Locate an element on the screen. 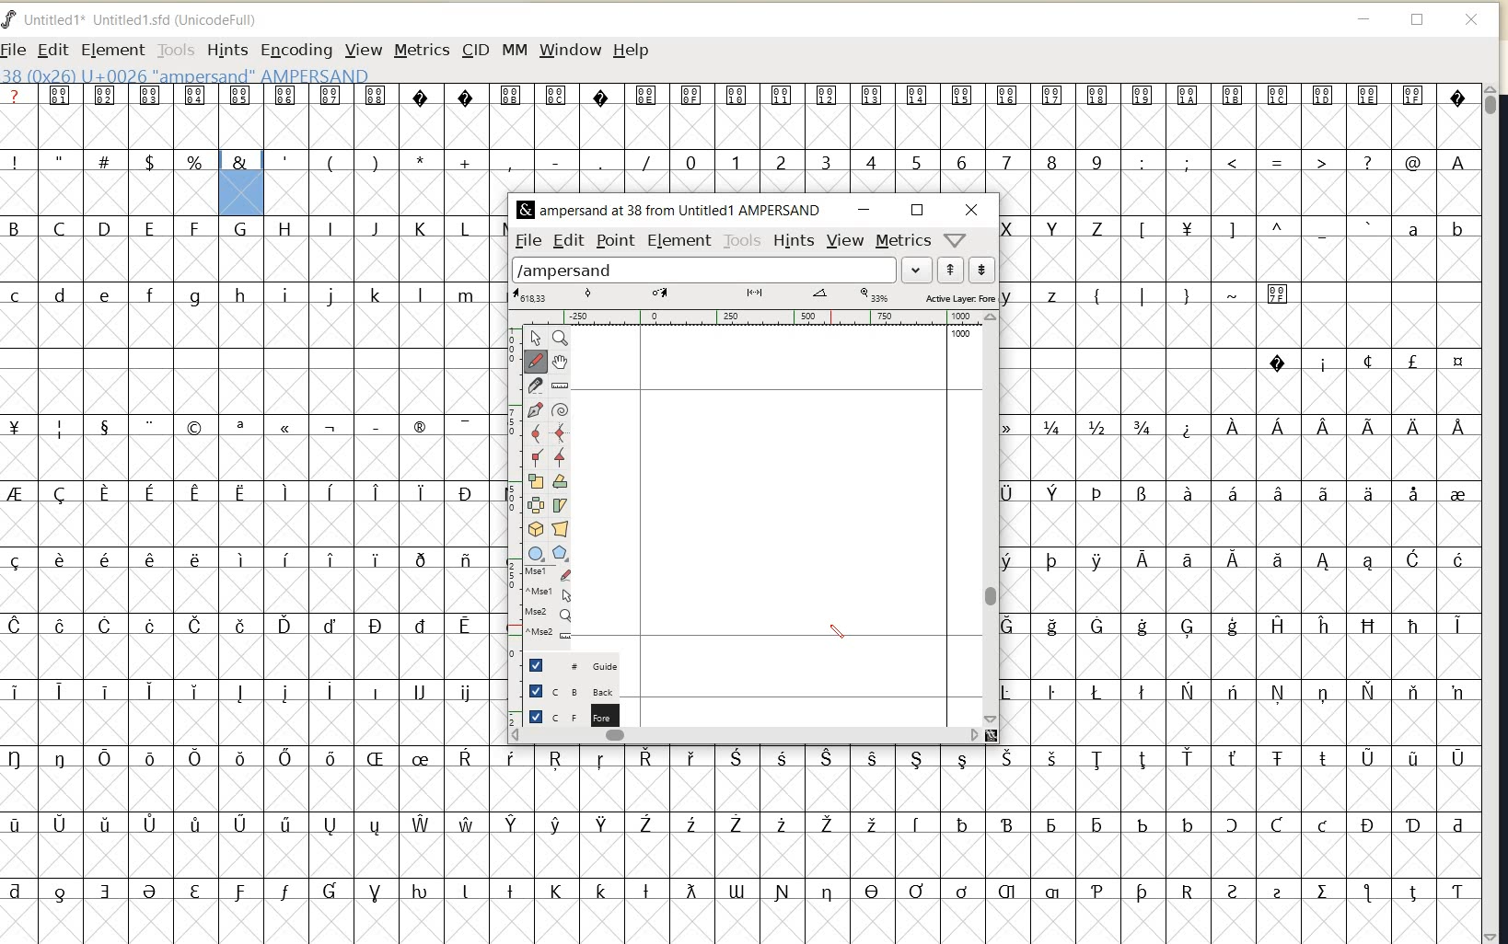 The width and height of the screenshot is (1508, 944). ELEMENT is located at coordinates (110, 50).